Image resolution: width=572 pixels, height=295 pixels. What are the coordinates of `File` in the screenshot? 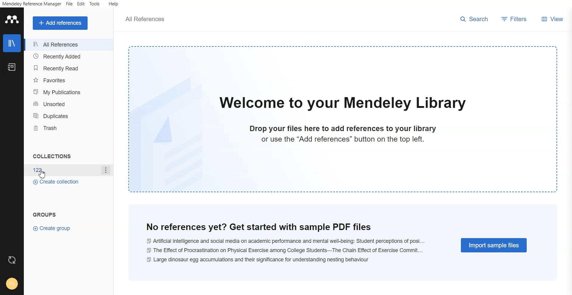 It's located at (69, 4).